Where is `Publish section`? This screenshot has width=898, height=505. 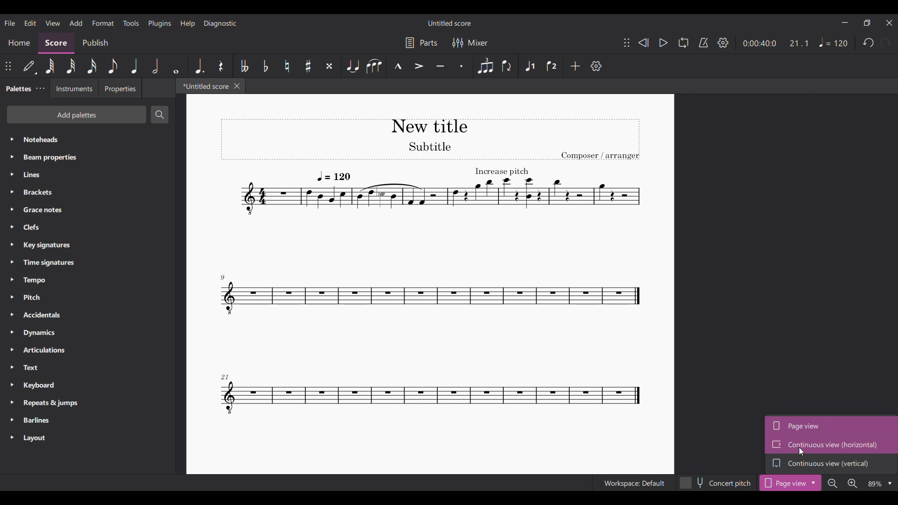
Publish section is located at coordinates (94, 43).